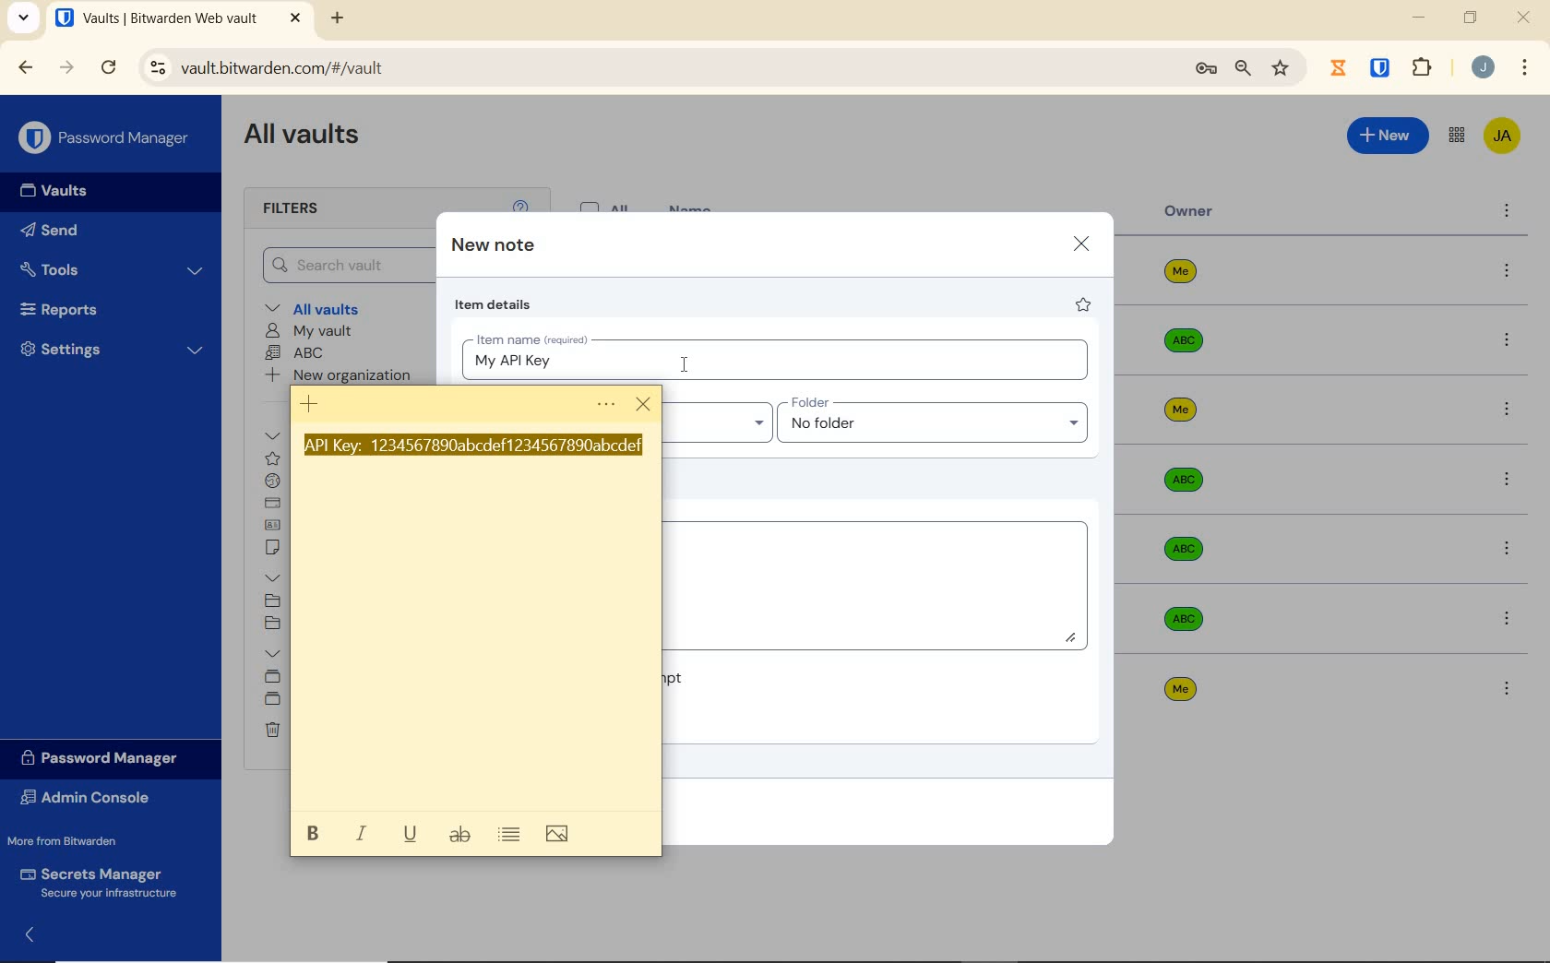  I want to click on New organization, so click(344, 375).